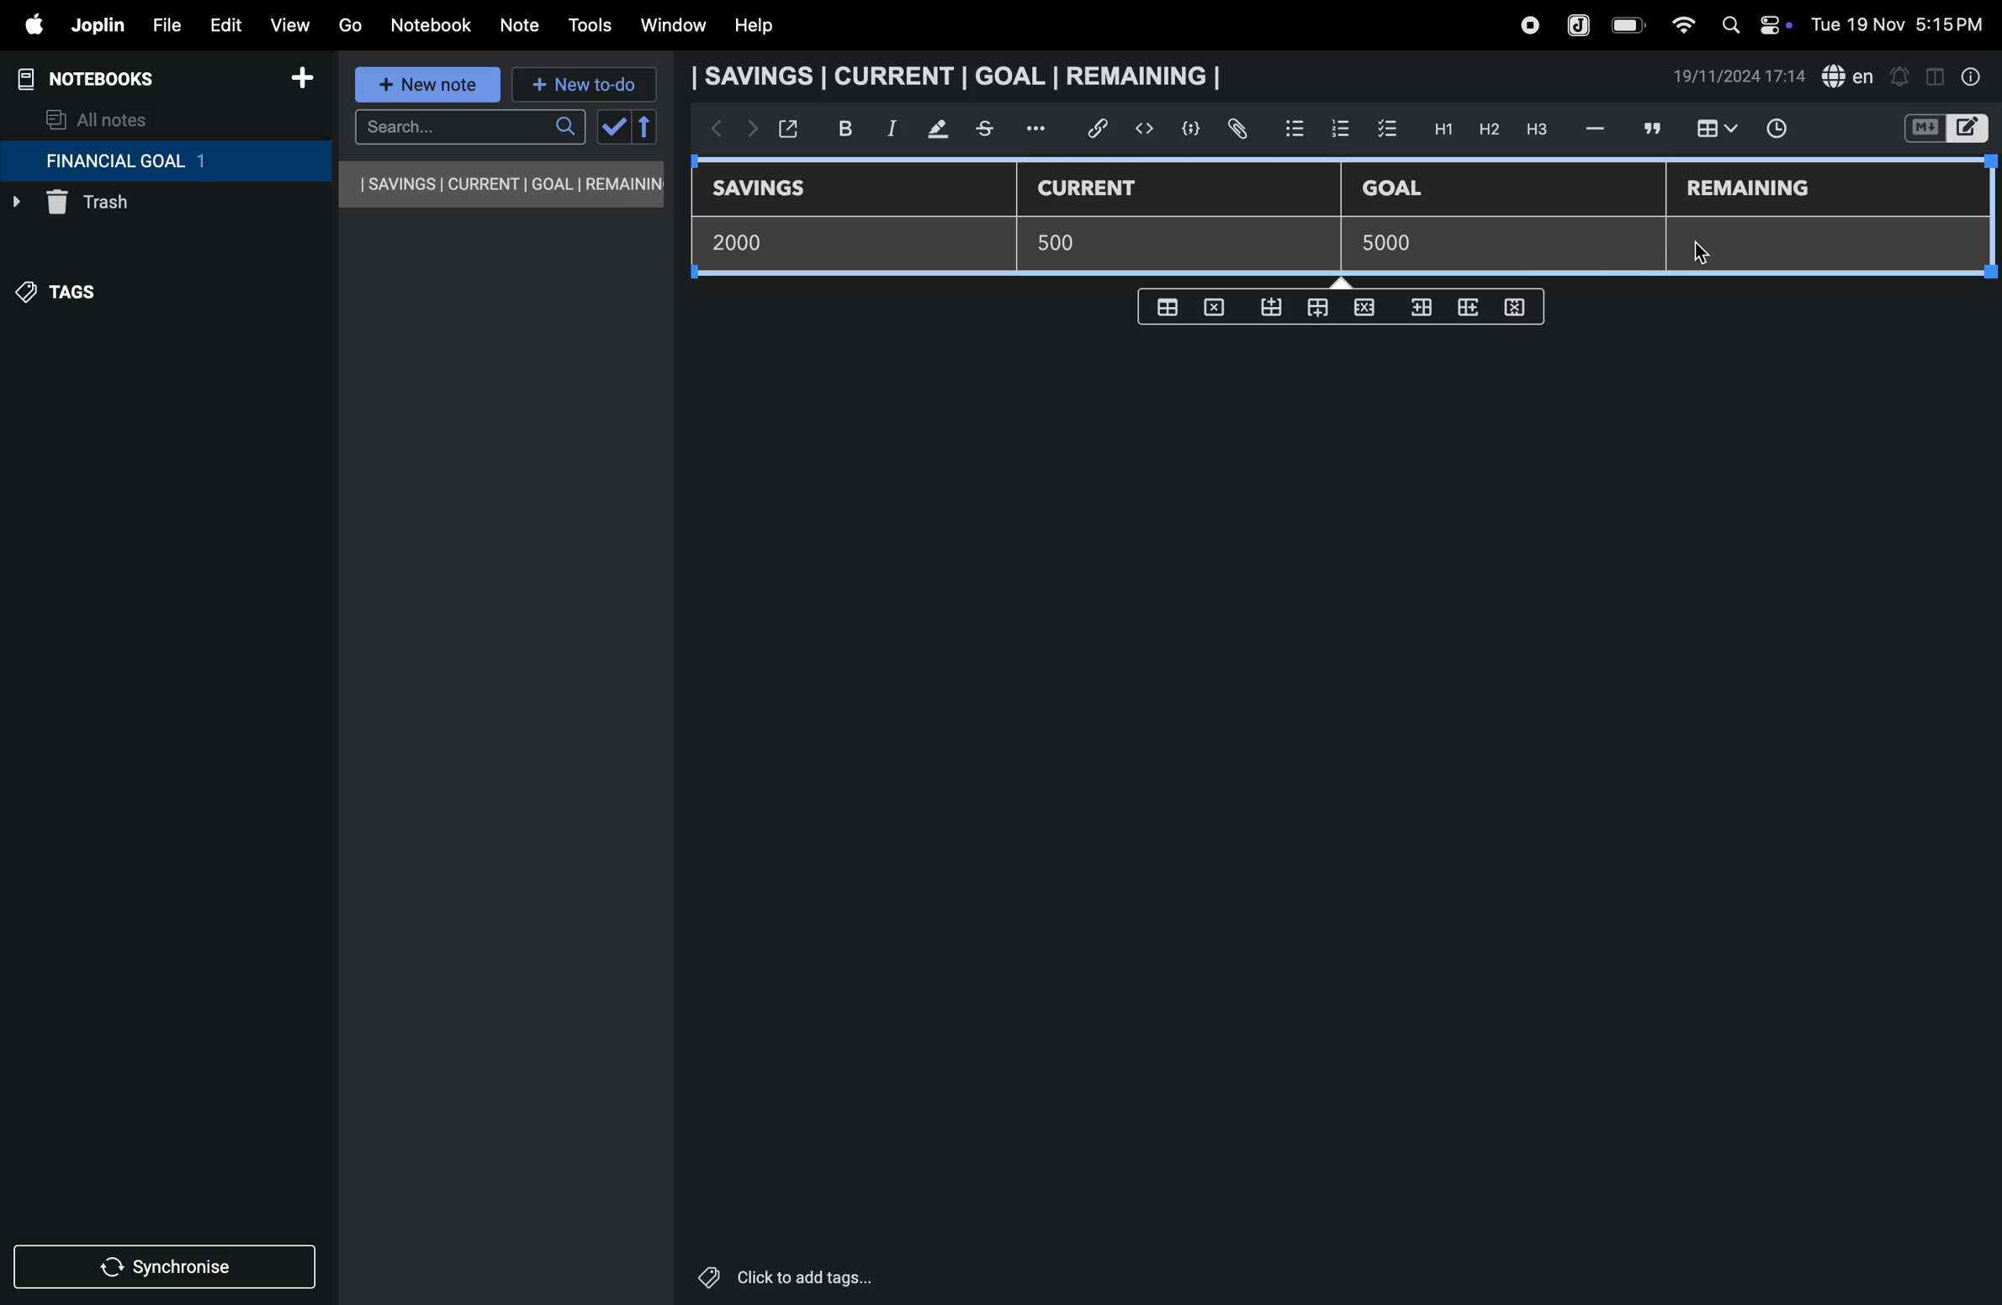  I want to click on trash, so click(130, 207).